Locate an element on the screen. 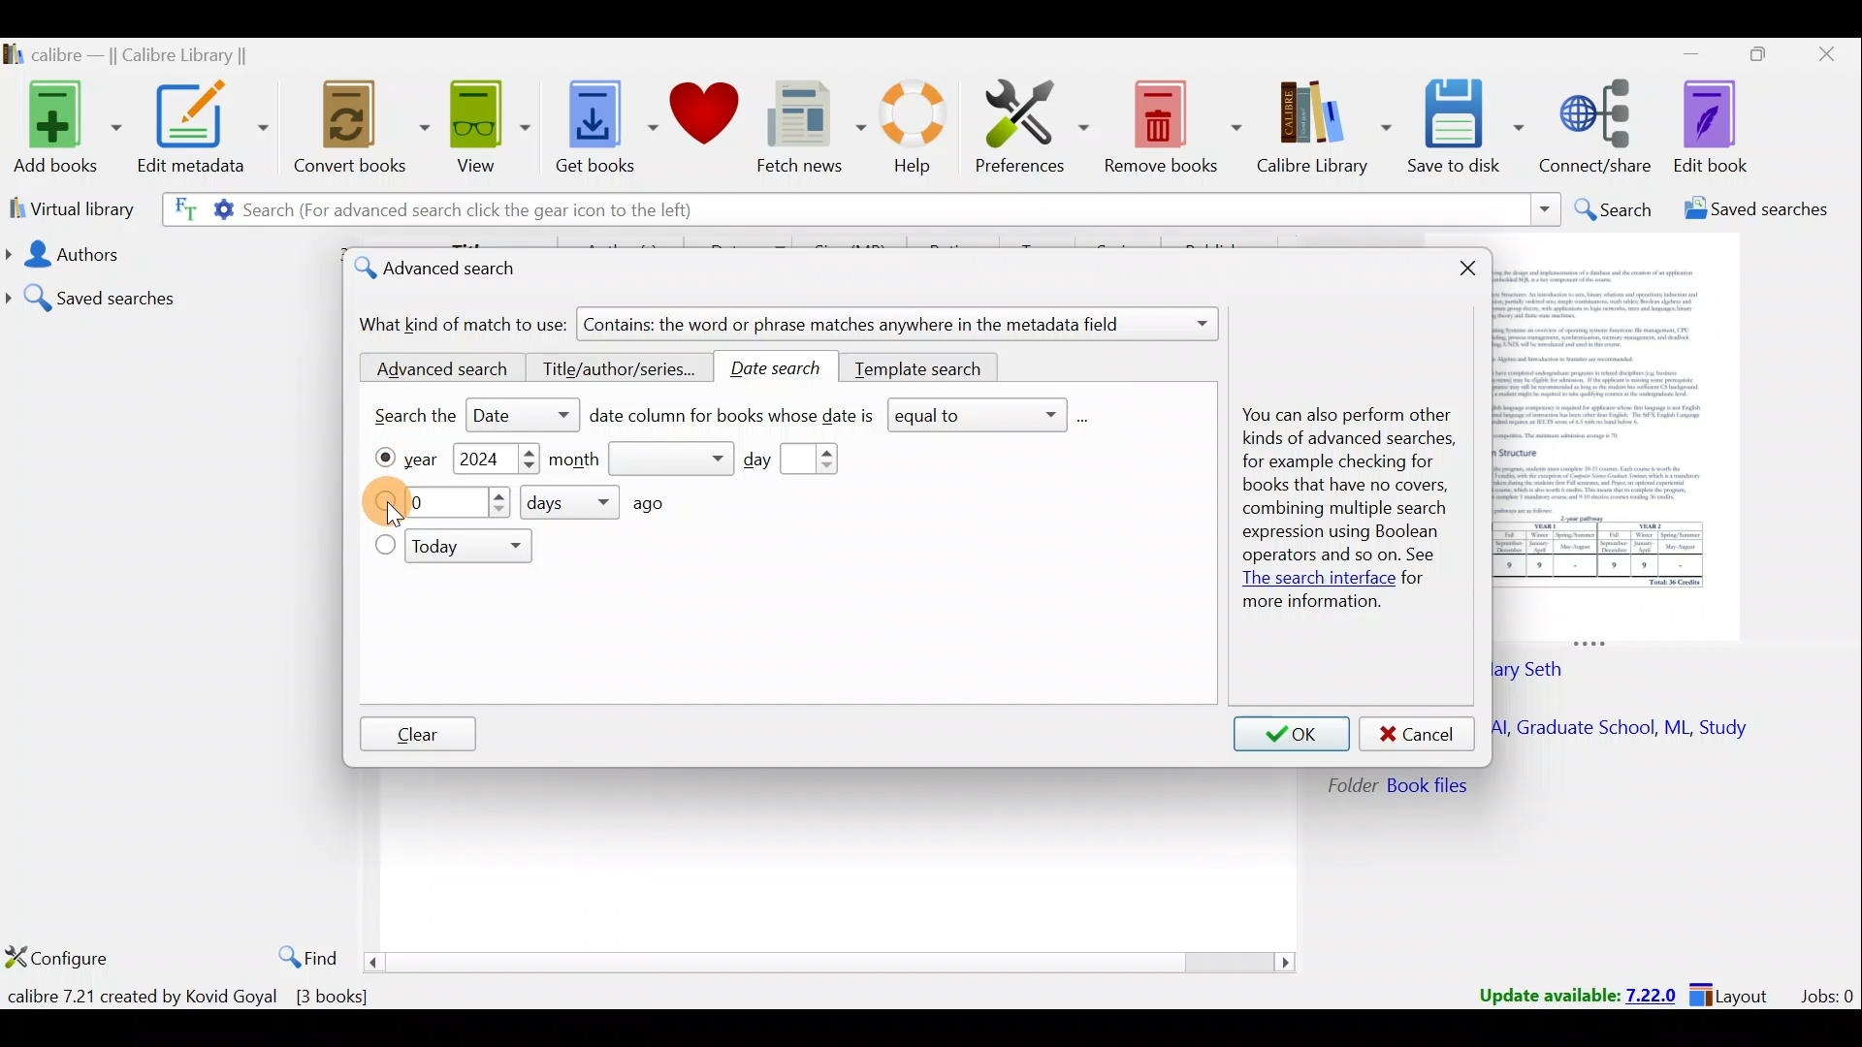 This screenshot has height=1047, width=1862. What day? is located at coordinates (461, 504).